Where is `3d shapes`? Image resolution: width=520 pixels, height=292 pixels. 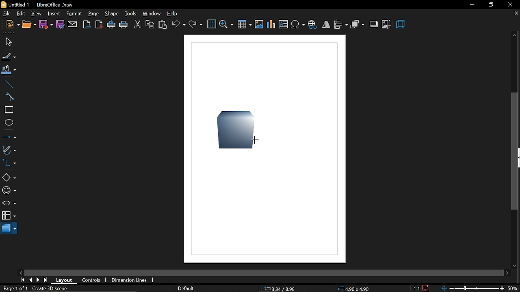 3d shapes is located at coordinates (10, 230).